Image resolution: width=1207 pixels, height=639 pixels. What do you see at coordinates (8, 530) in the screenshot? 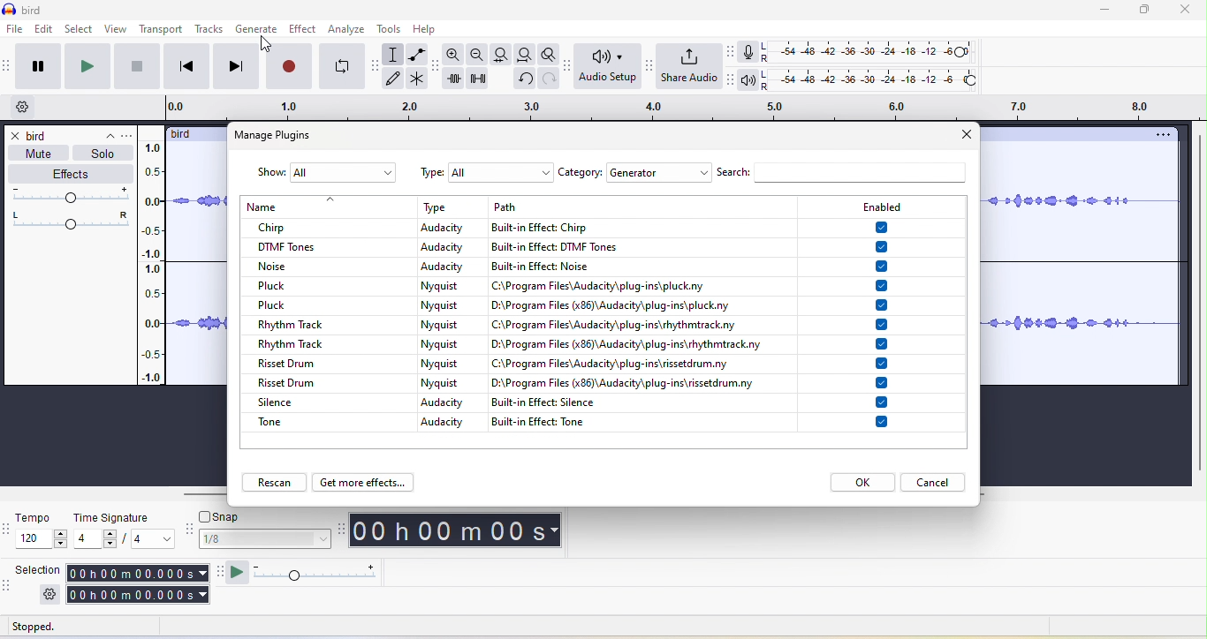
I see `audacity time signature toolbar` at bounding box center [8, 530].